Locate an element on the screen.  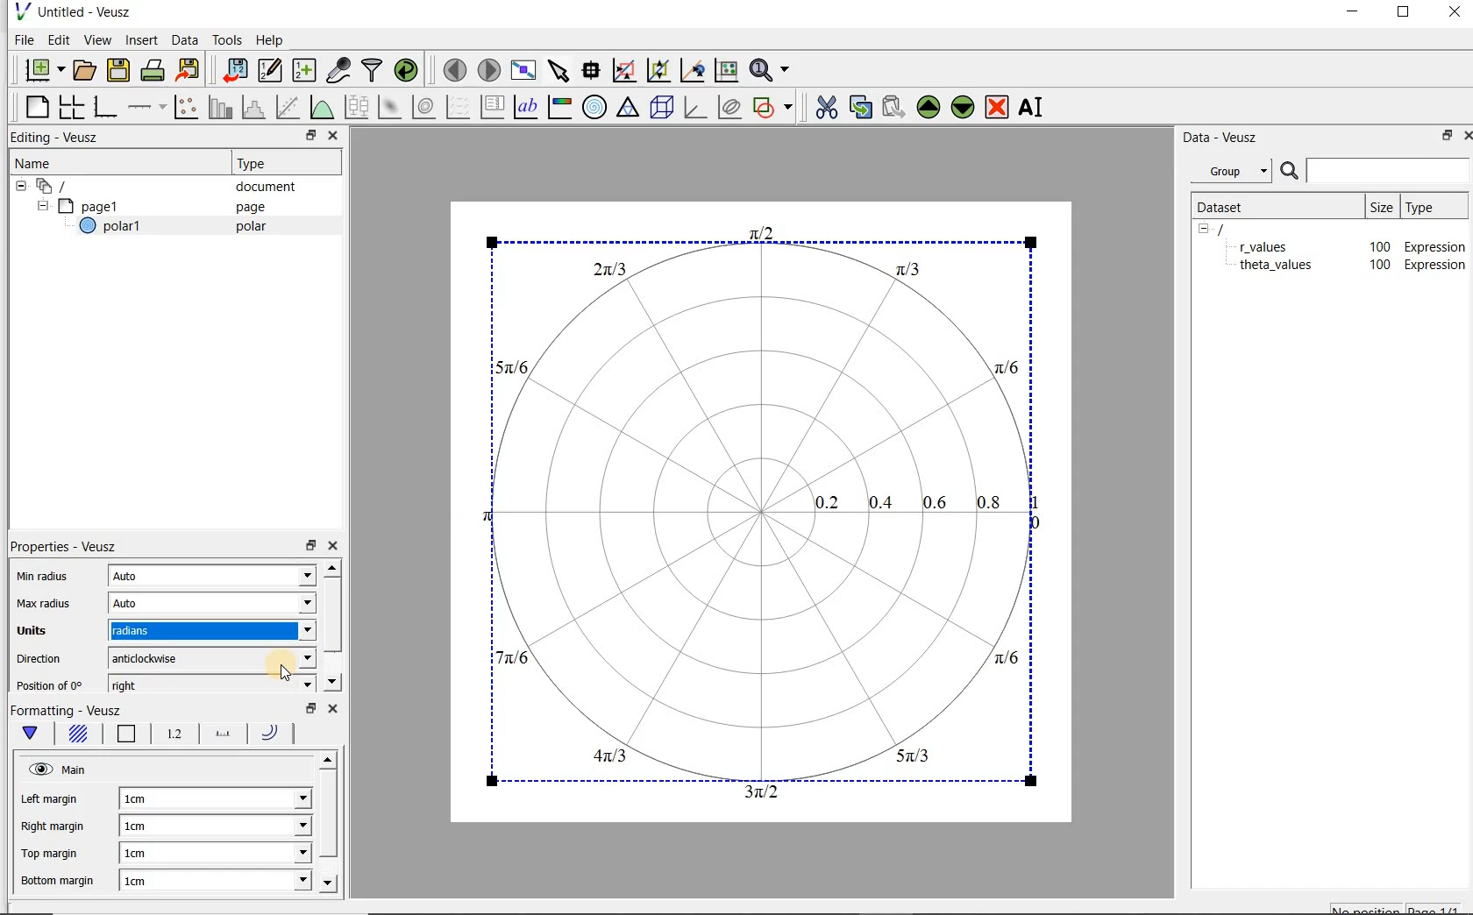
plot a vector field is located at coordinates (459, 105).